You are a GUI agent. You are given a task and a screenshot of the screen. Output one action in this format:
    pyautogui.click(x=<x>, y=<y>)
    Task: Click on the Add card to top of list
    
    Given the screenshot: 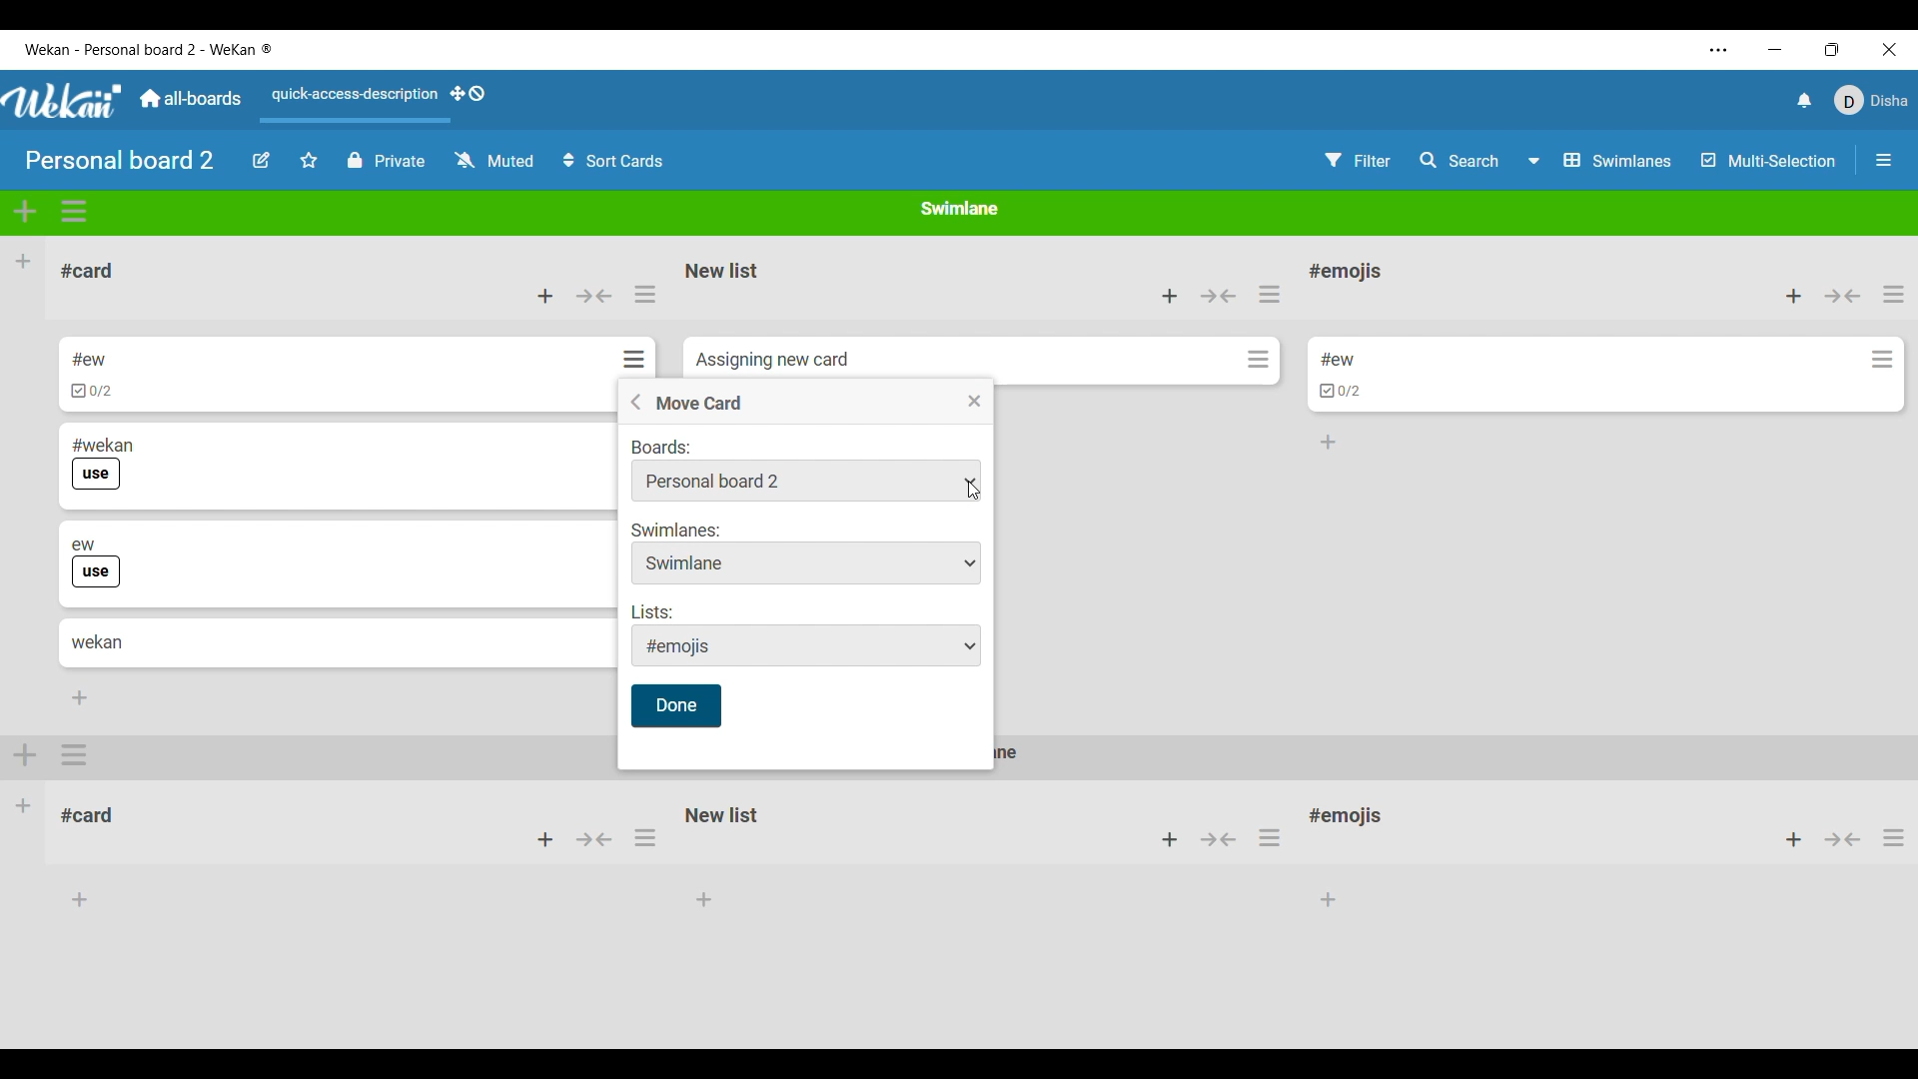 What is the action you would take?
    pyautogui.click(x=1170, y=296)
    